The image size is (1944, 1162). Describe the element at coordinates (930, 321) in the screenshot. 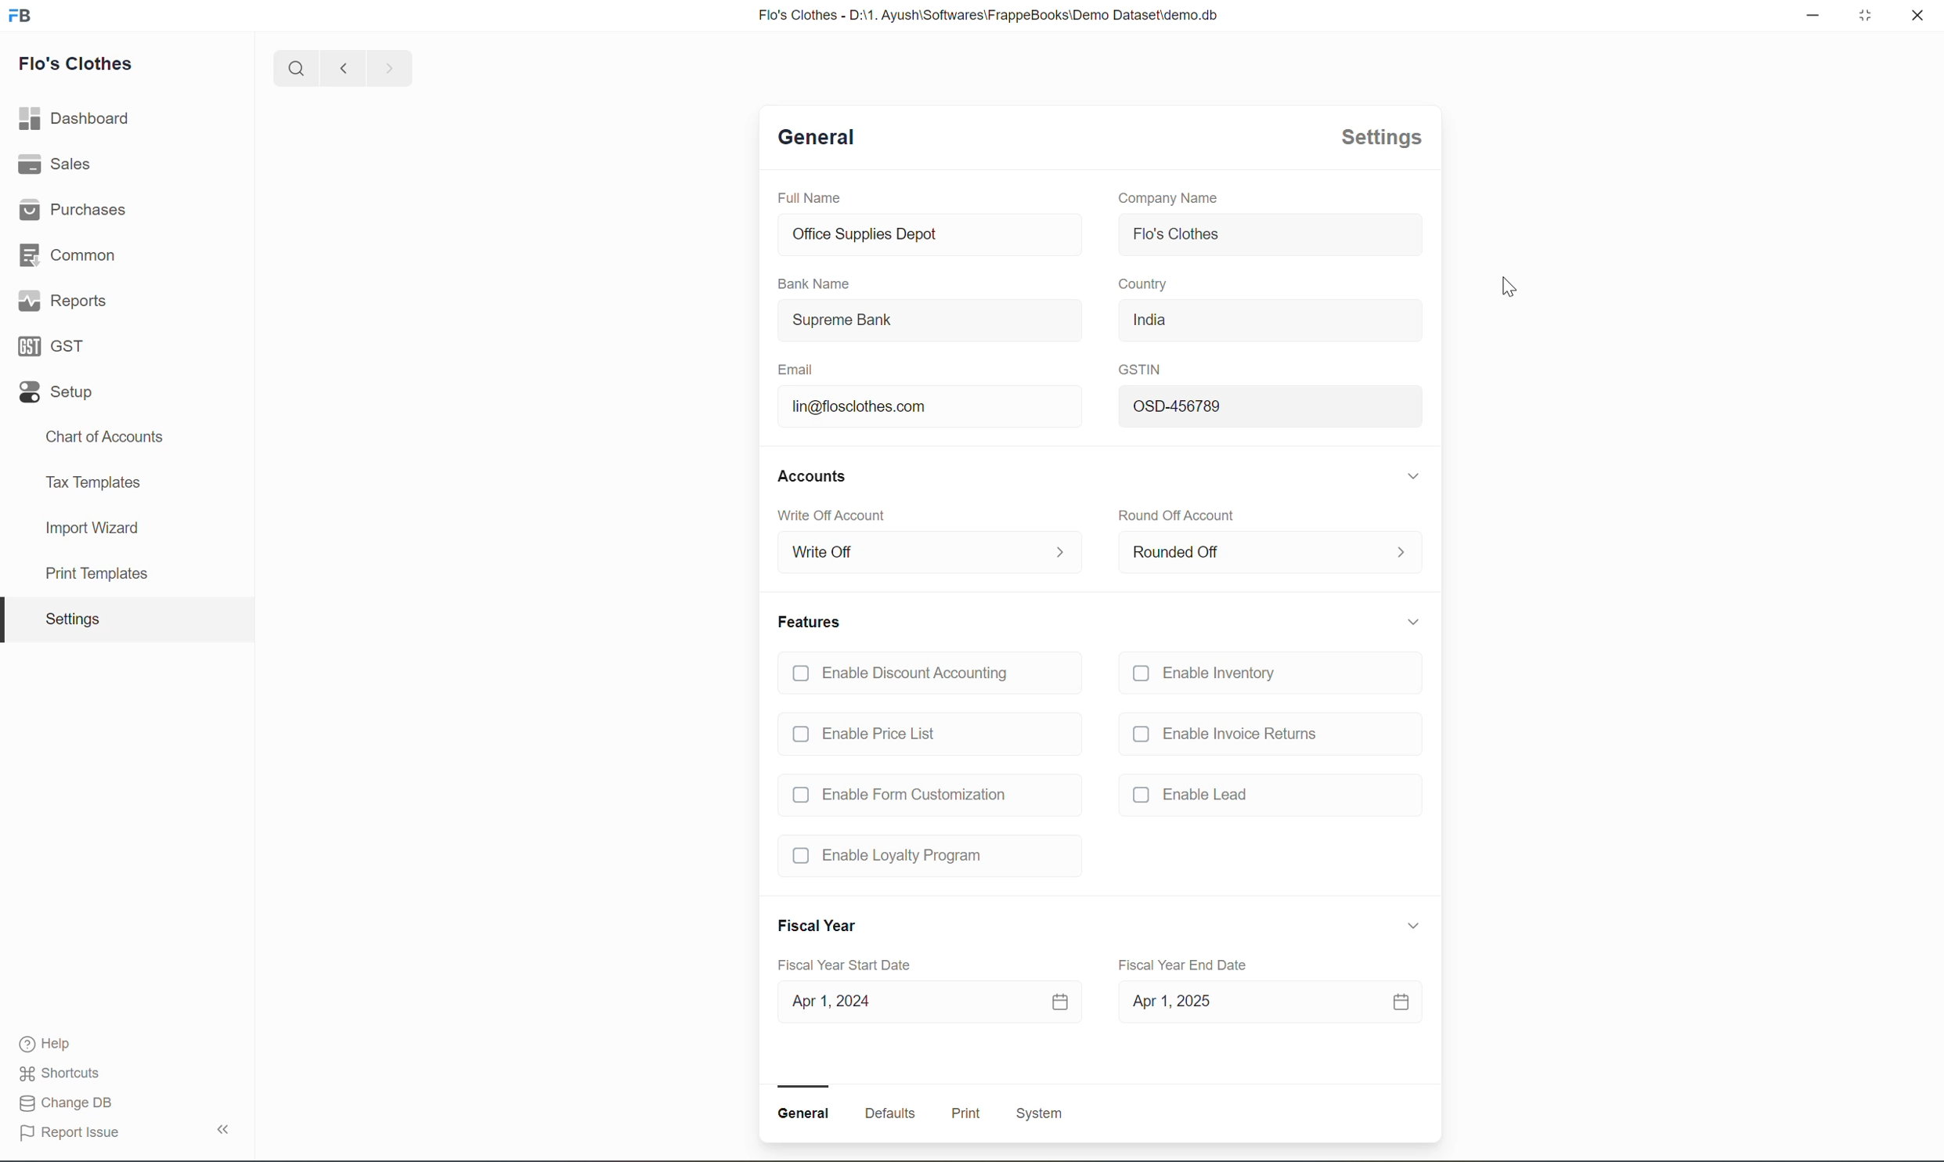

I see `Supreme Bank` at that location.